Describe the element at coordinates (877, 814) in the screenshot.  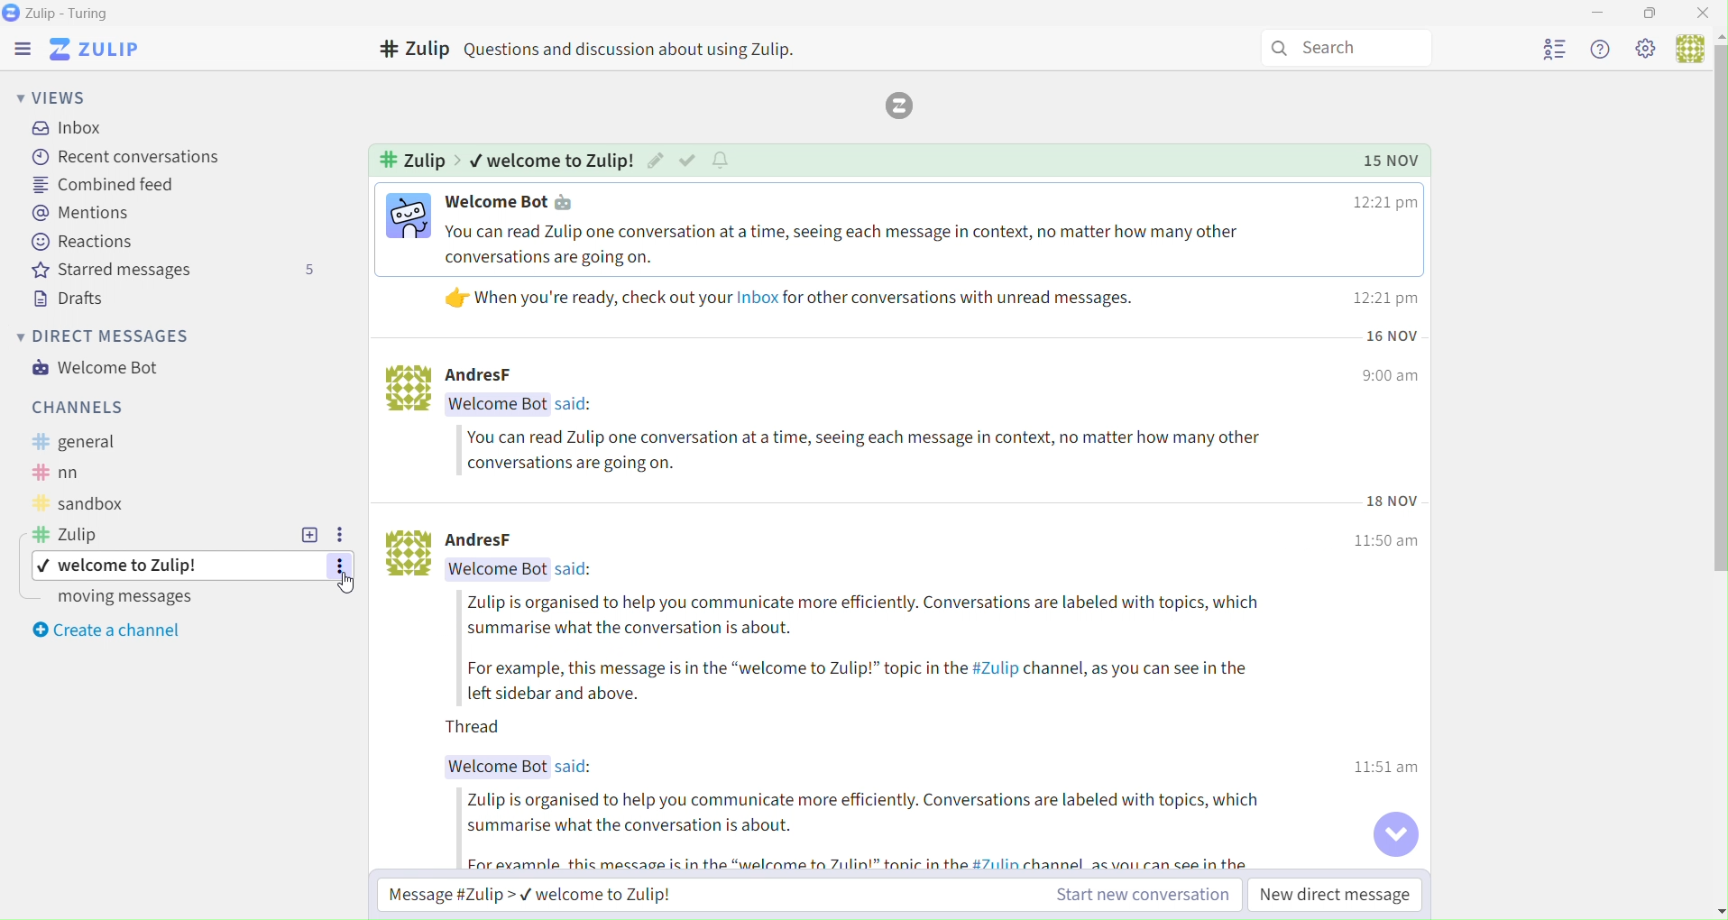
I see `Text` at that location.